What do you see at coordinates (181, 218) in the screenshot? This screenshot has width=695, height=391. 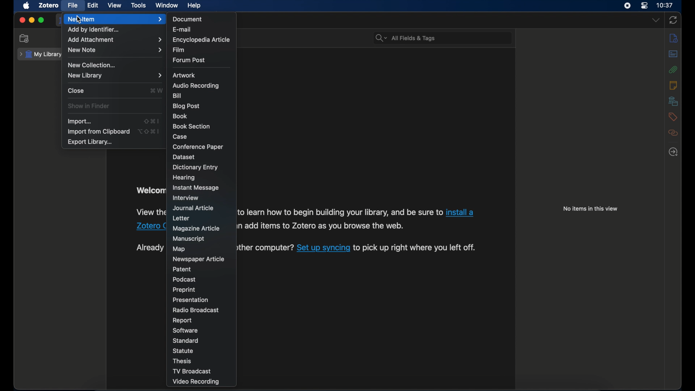 I see `letter` at bounding box center [181, 218].